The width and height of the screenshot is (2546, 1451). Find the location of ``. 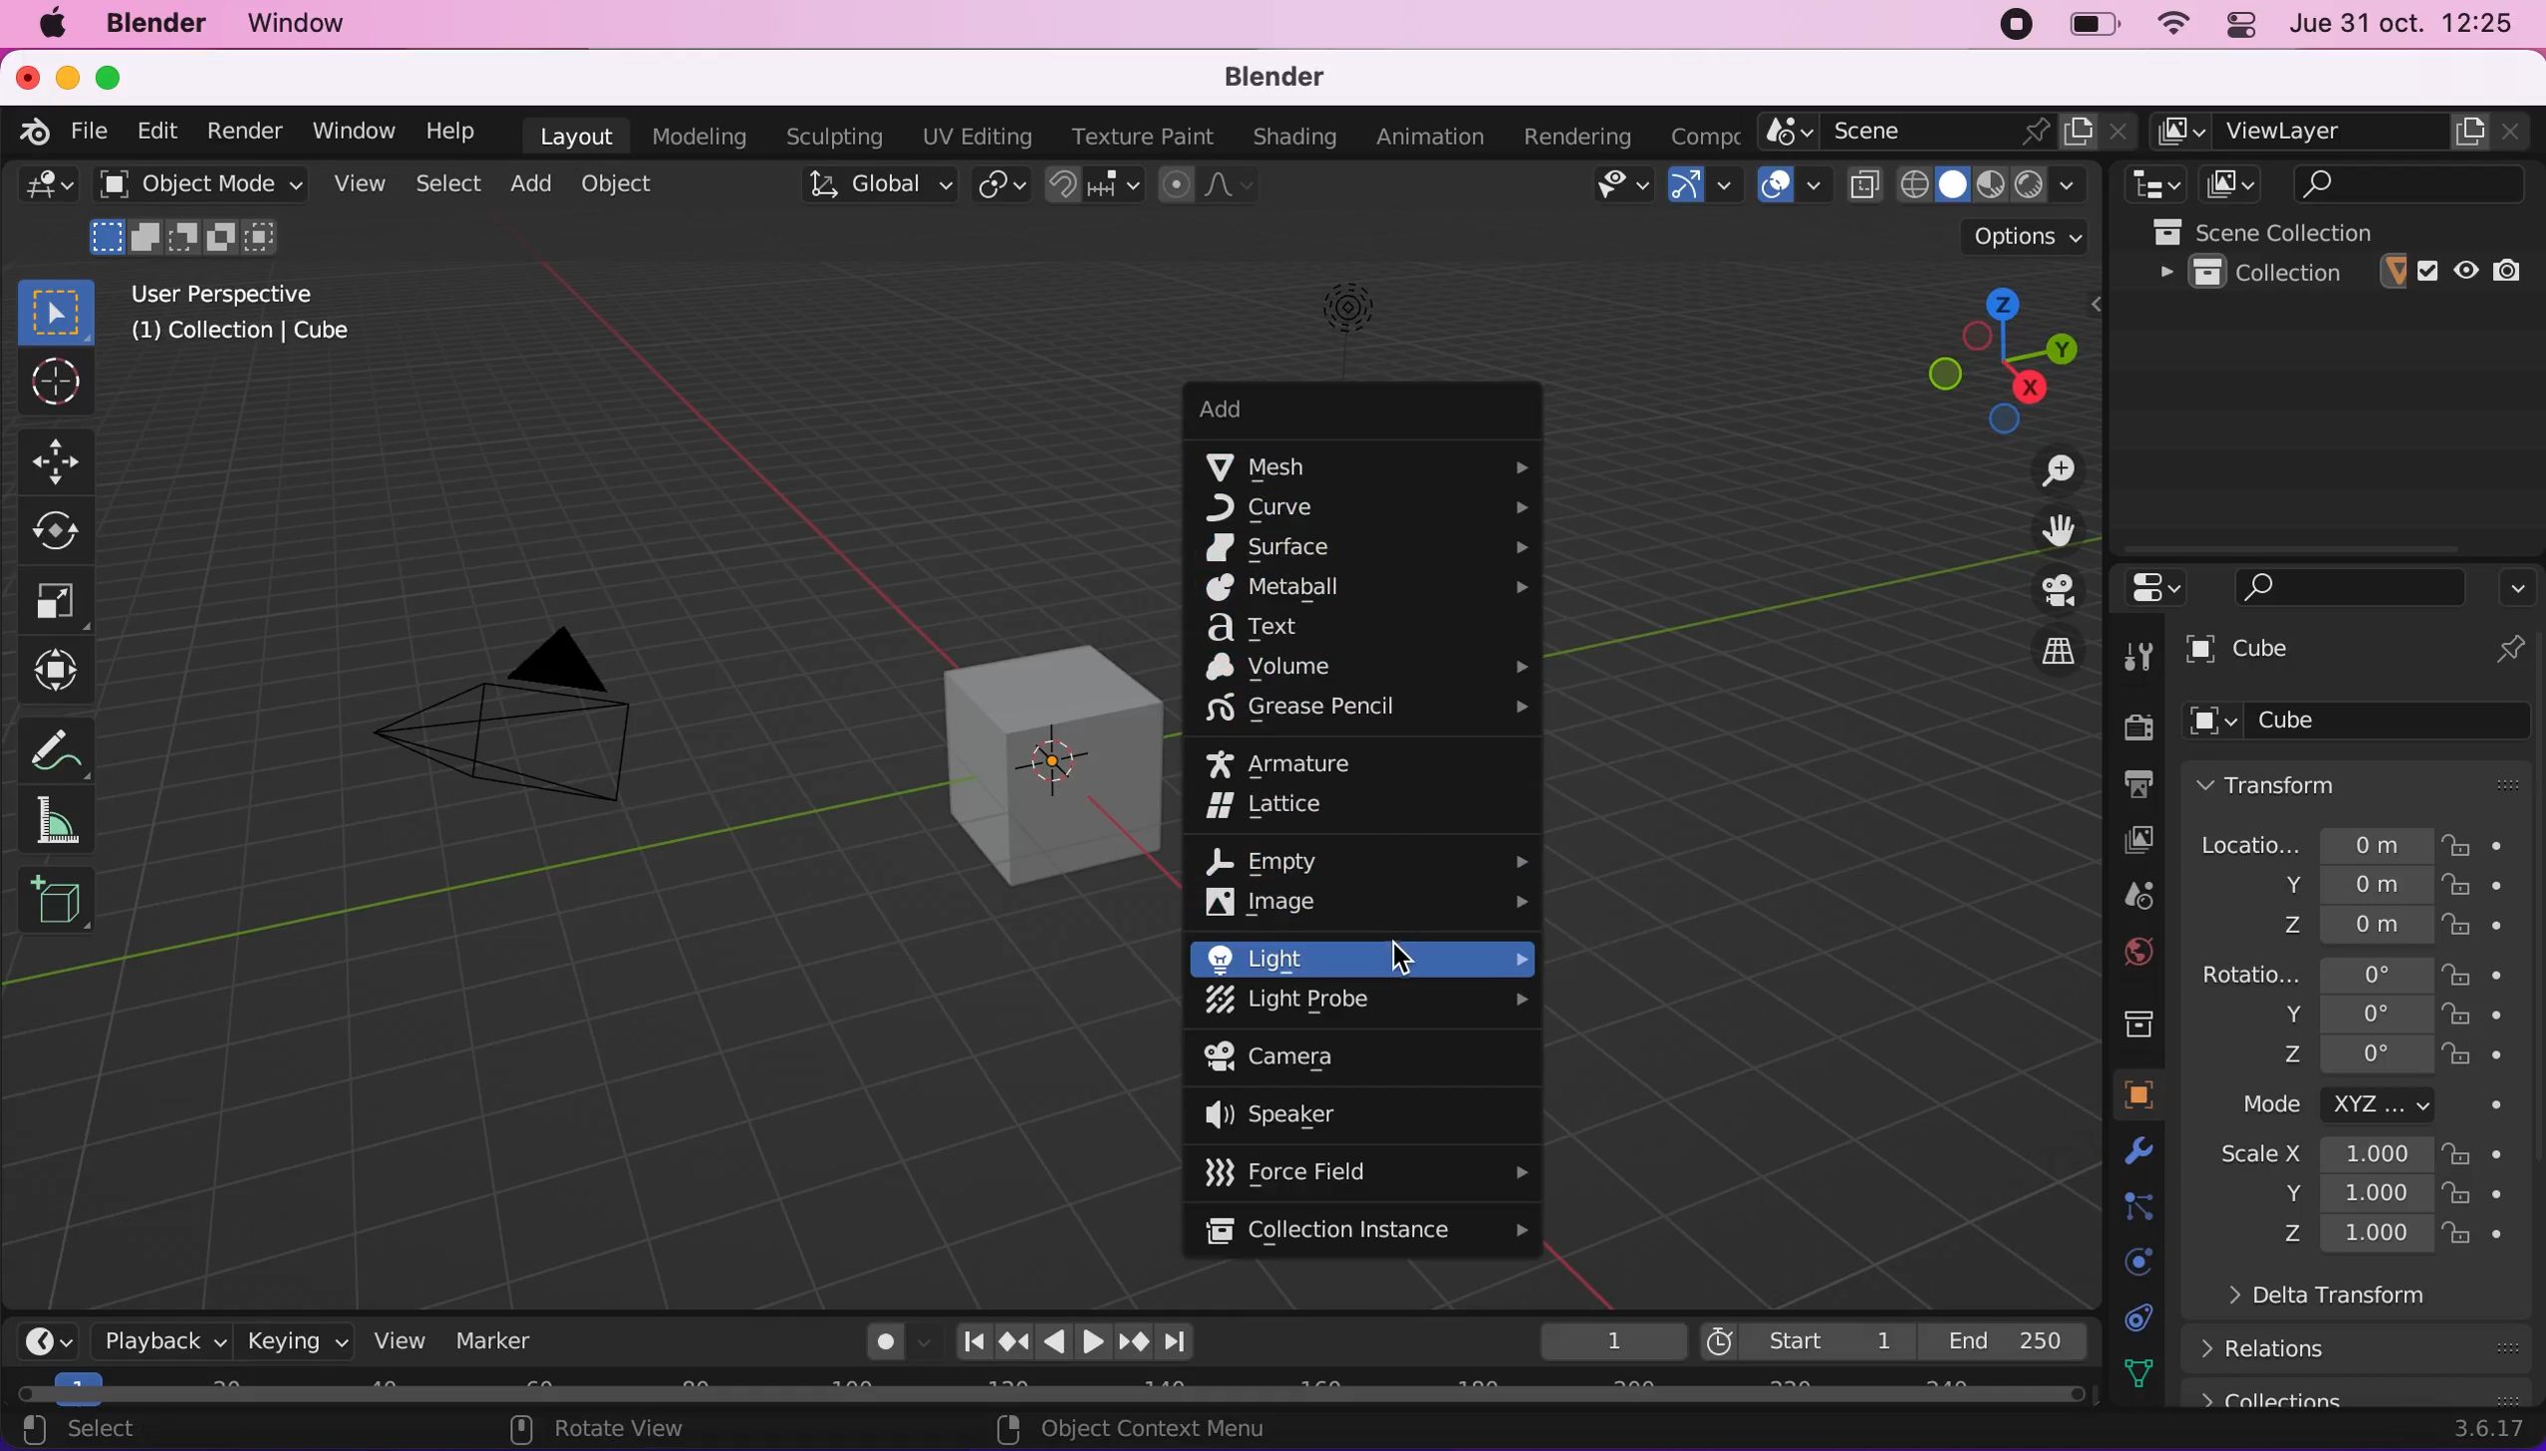

 is located at coordinates (2141, 653).